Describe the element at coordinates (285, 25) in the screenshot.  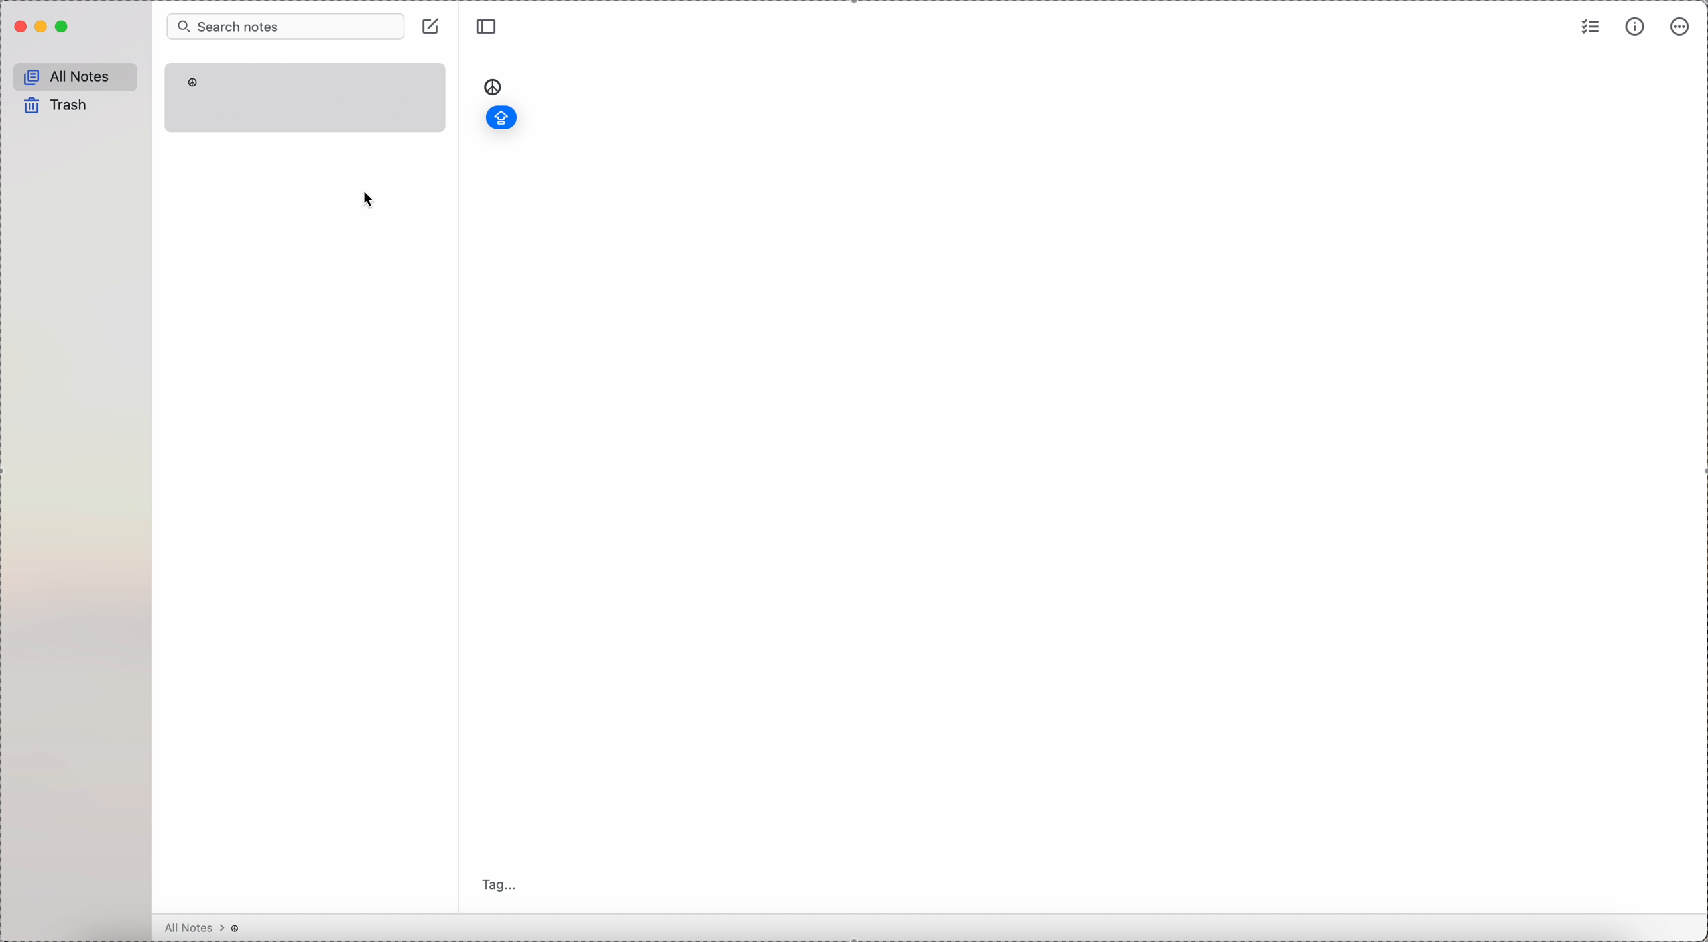
I see `search bar` at that location.